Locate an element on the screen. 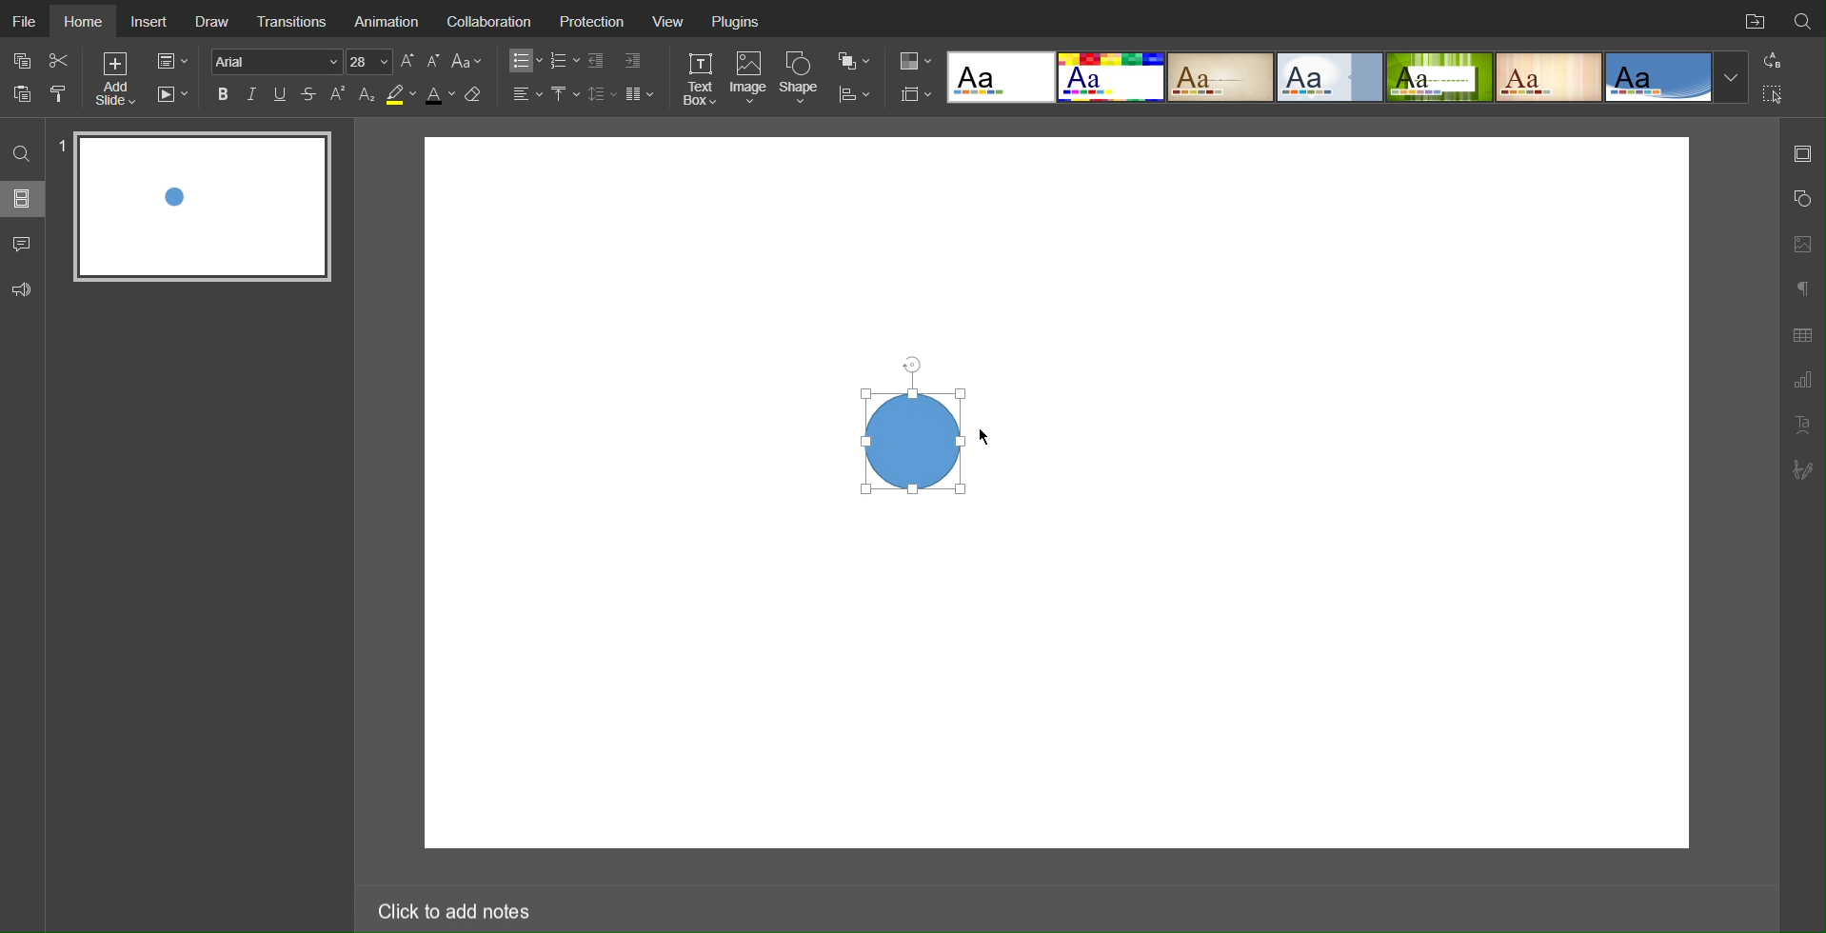  Home is located at coordinates (83, 19).